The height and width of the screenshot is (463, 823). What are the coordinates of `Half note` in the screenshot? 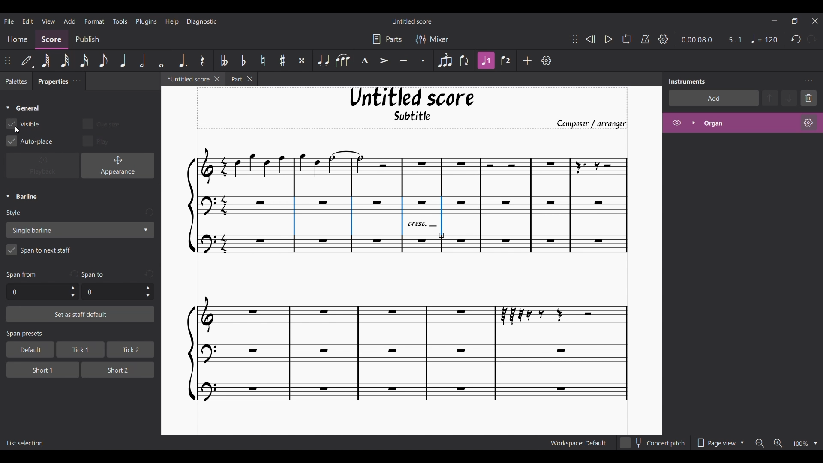 It's located at (143, 60).